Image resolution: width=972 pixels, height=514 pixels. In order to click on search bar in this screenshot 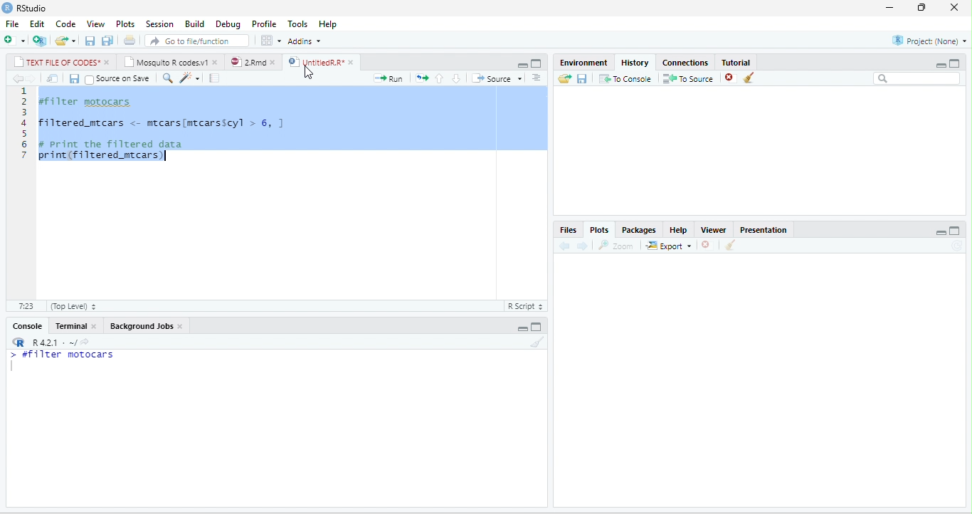, I will do `click(916, 78)`.